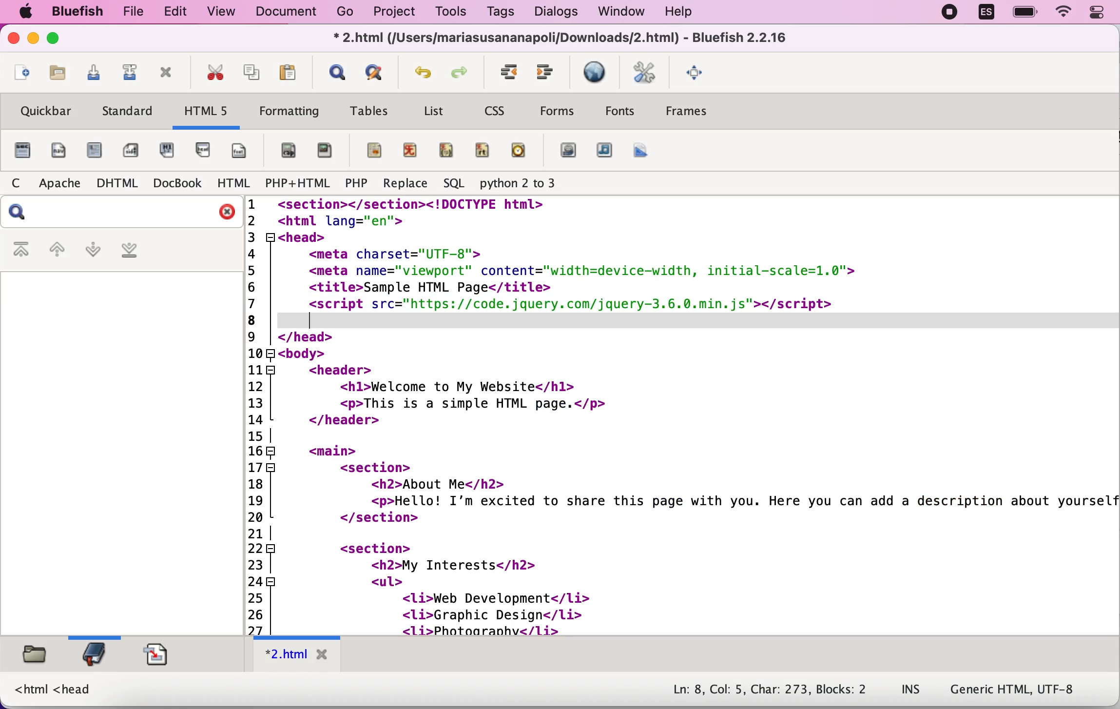  What do you see at coordinates (701, 73) in the screenshot?
I see `fullscreen` at bounding box center [701, 73].